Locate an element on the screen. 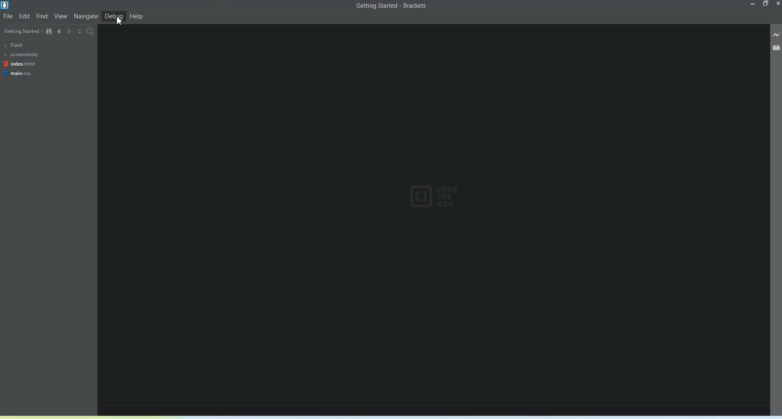 This screenshot has width=782, height=419. Find is located at coordinates (42, 16).